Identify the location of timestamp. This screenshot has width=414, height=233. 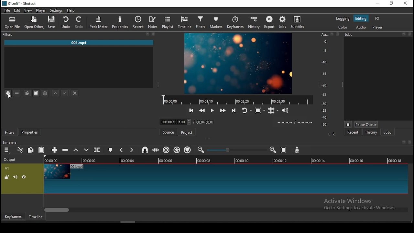
(295, 123).